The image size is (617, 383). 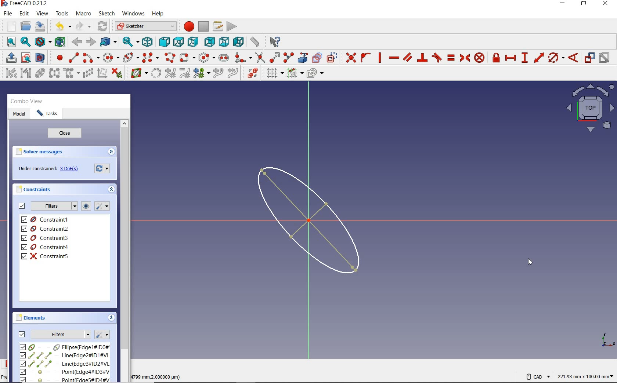 I want to click on what's this?, so click(x=274, y=40).